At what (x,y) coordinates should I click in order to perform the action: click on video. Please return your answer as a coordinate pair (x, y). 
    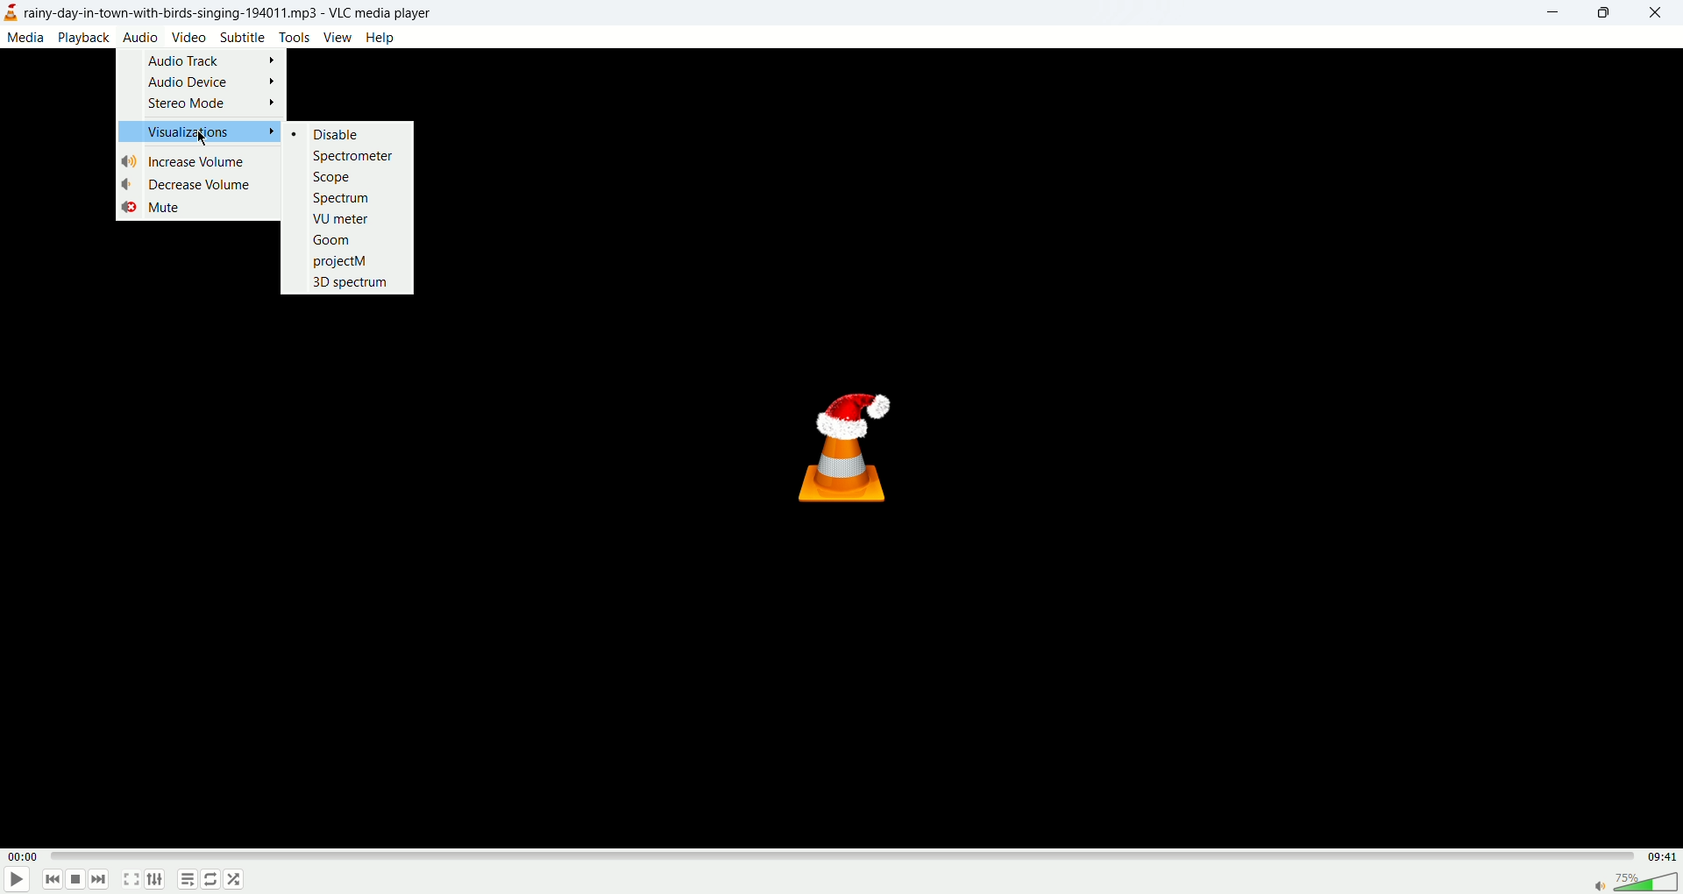
    Looking at the image, I should click on (189, 38).